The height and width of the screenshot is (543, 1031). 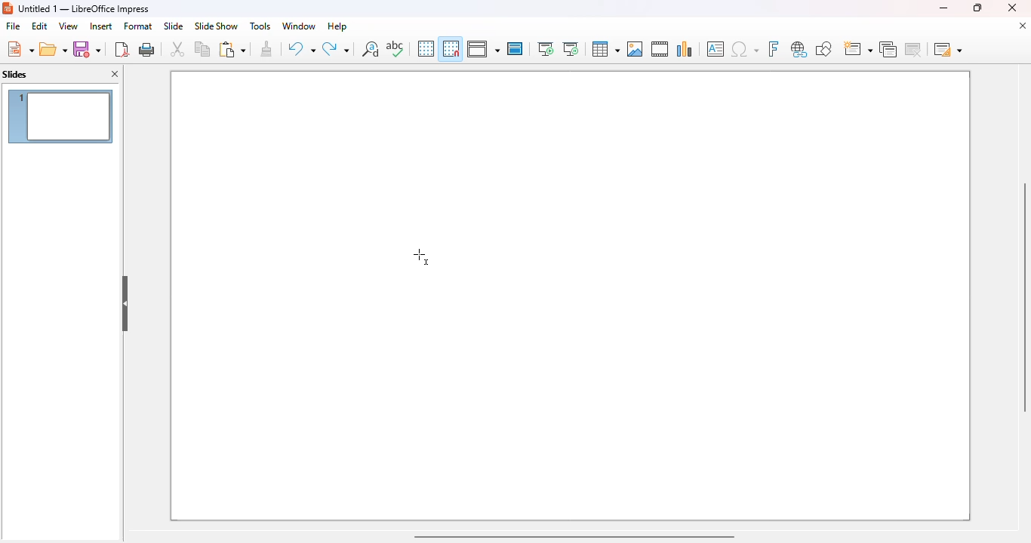 I want to click on export directly as PDF, so click(x=122, y=49).